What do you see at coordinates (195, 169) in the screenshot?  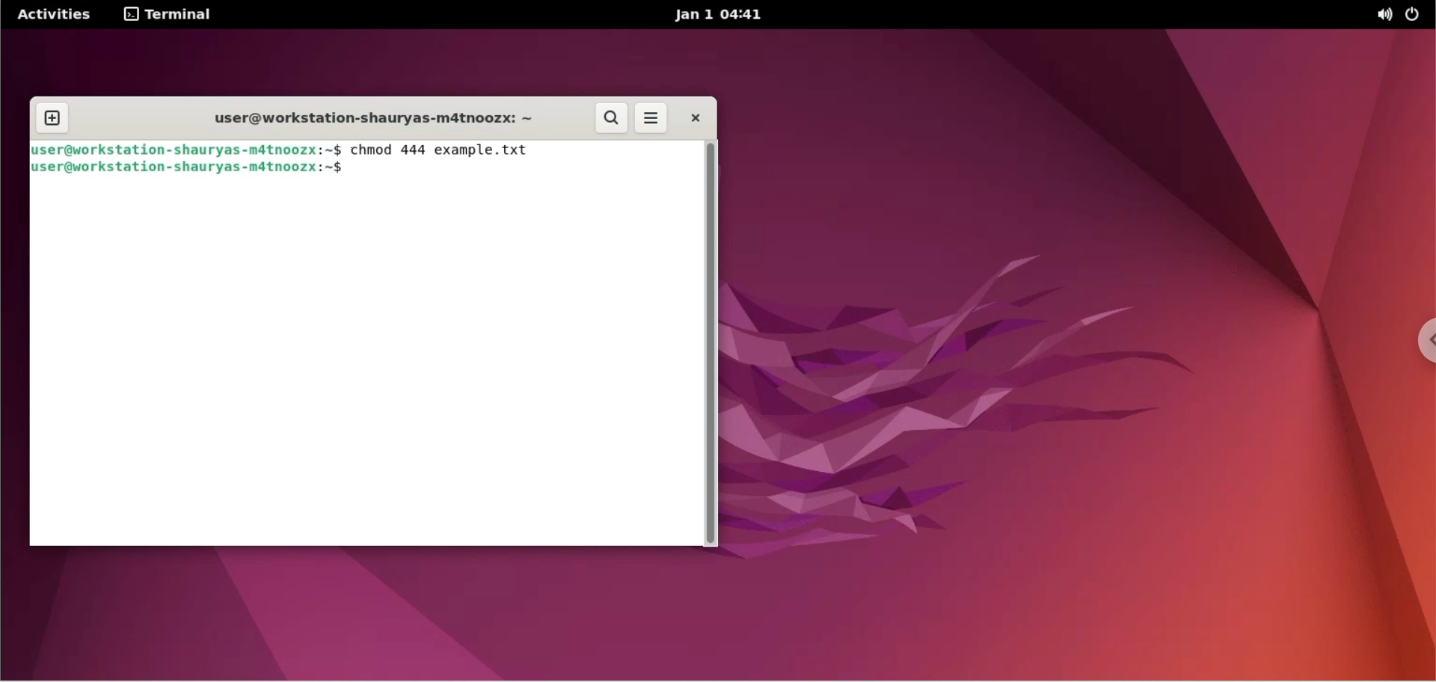 I see `user@workstation-shauryas-m4tnoozx:~$` at bounding box center [195, 169].